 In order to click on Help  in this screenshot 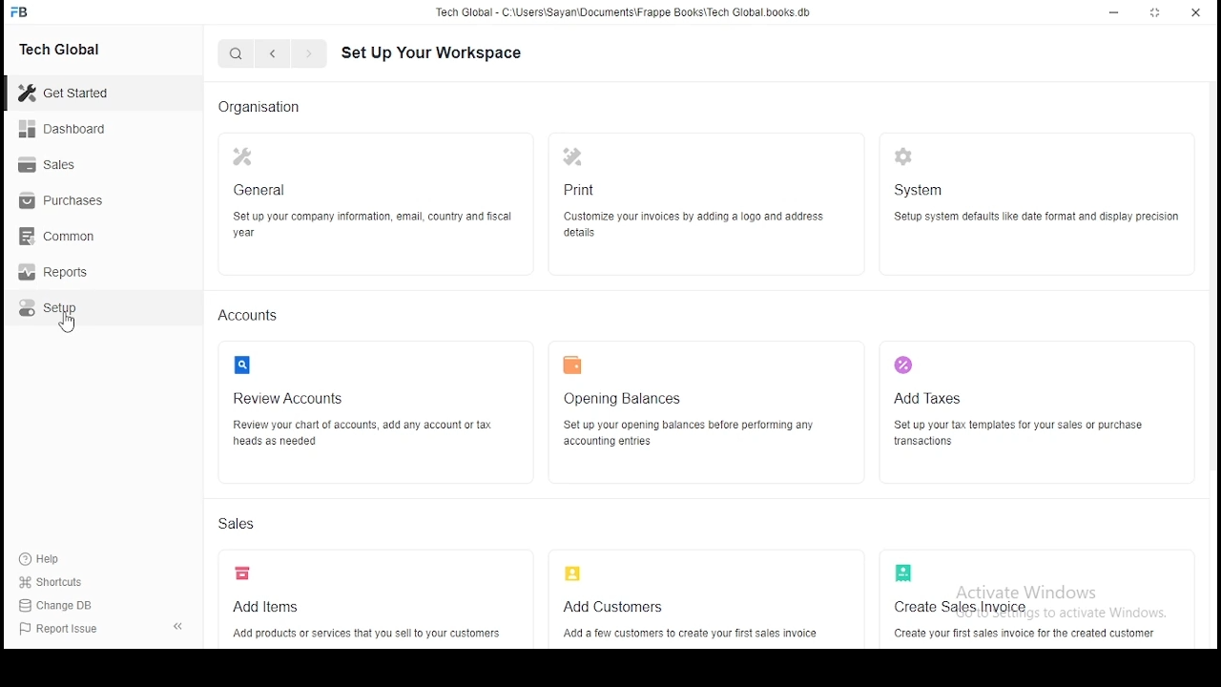, I will do `click(39, 559)`.